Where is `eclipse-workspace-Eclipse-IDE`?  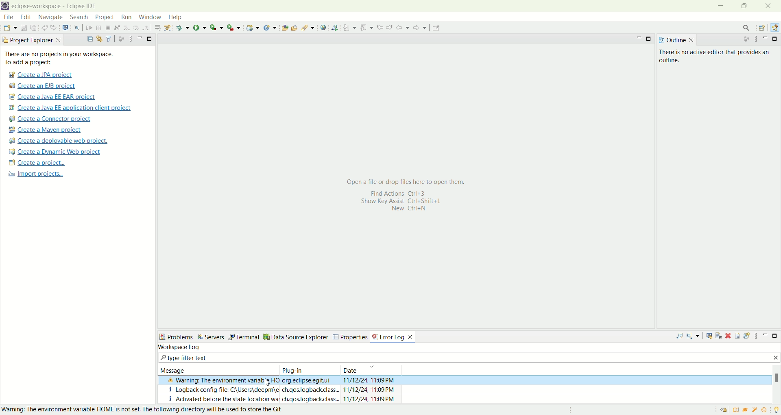 eclipse-workspace-Eclipse-IDE is located at coordinates (58, 7).